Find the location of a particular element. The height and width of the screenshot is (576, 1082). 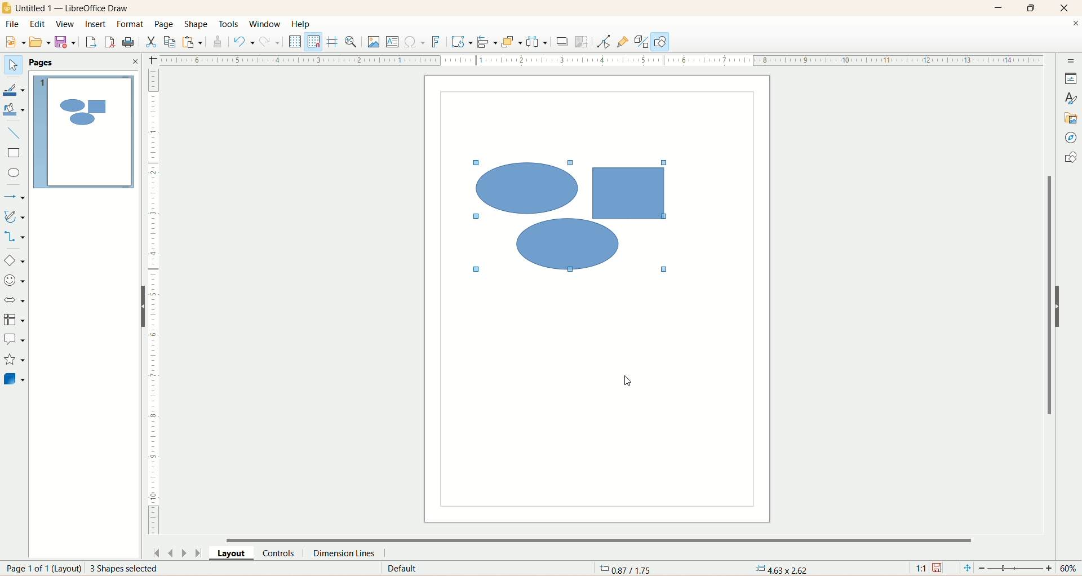

edit is located at coordinates (38, 25).